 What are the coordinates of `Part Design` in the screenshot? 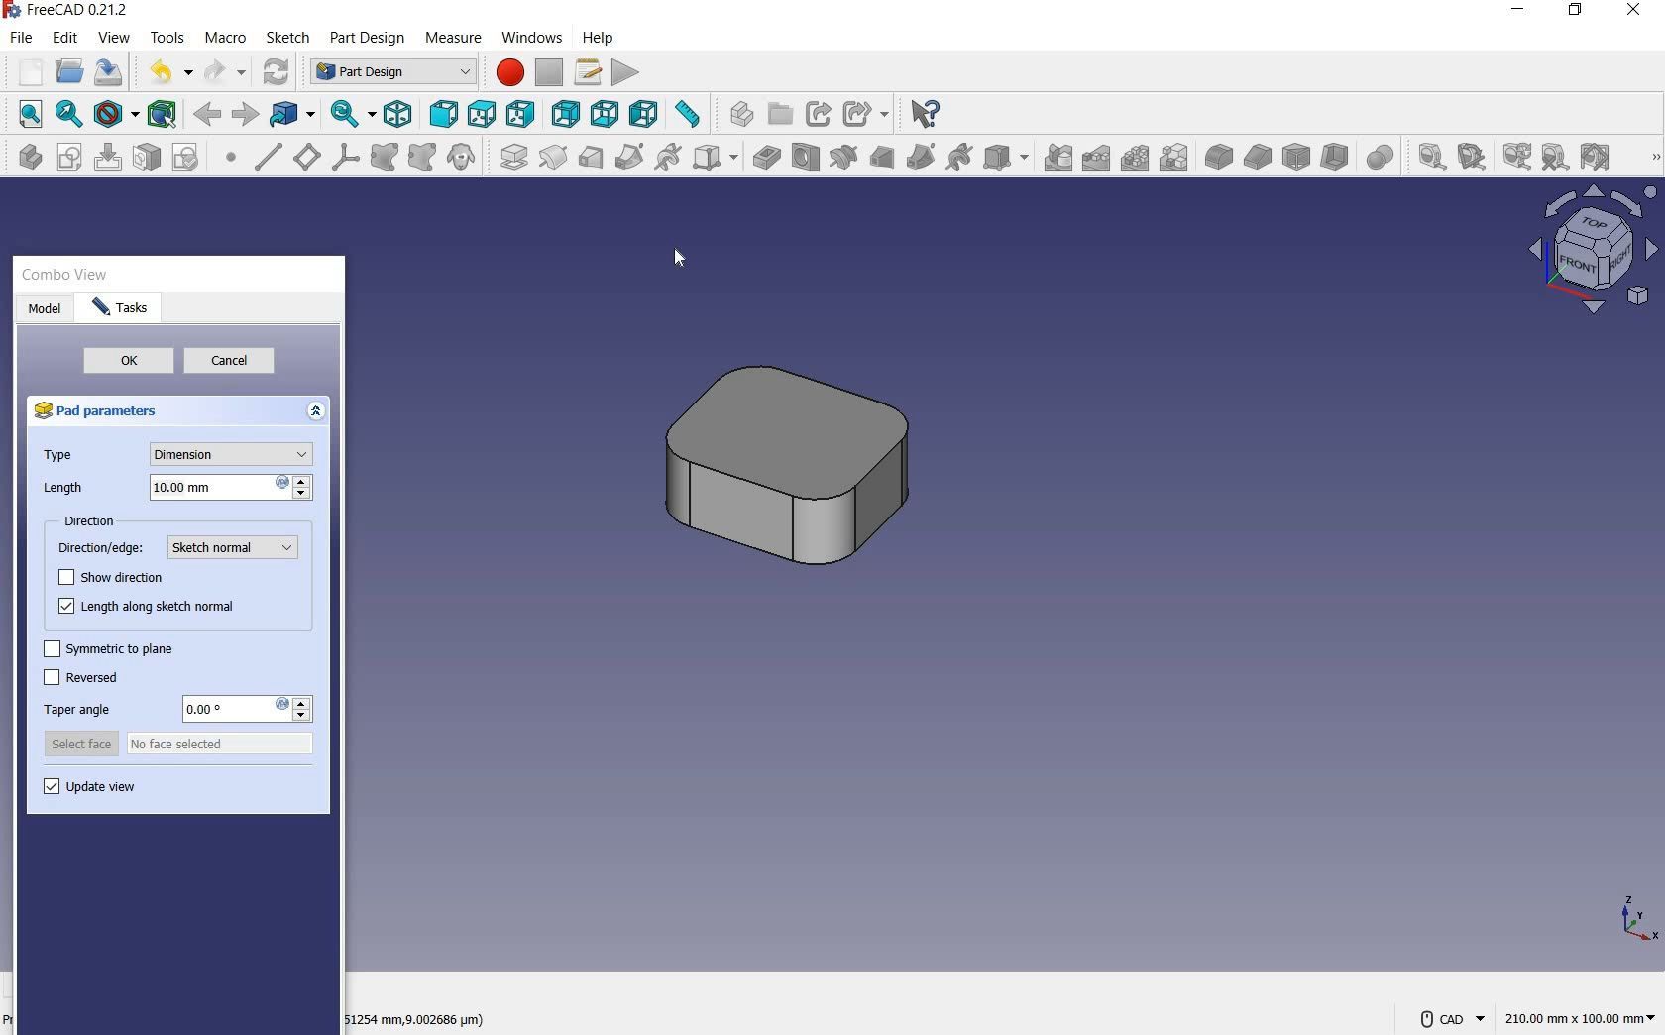 It's located at (372, 38).